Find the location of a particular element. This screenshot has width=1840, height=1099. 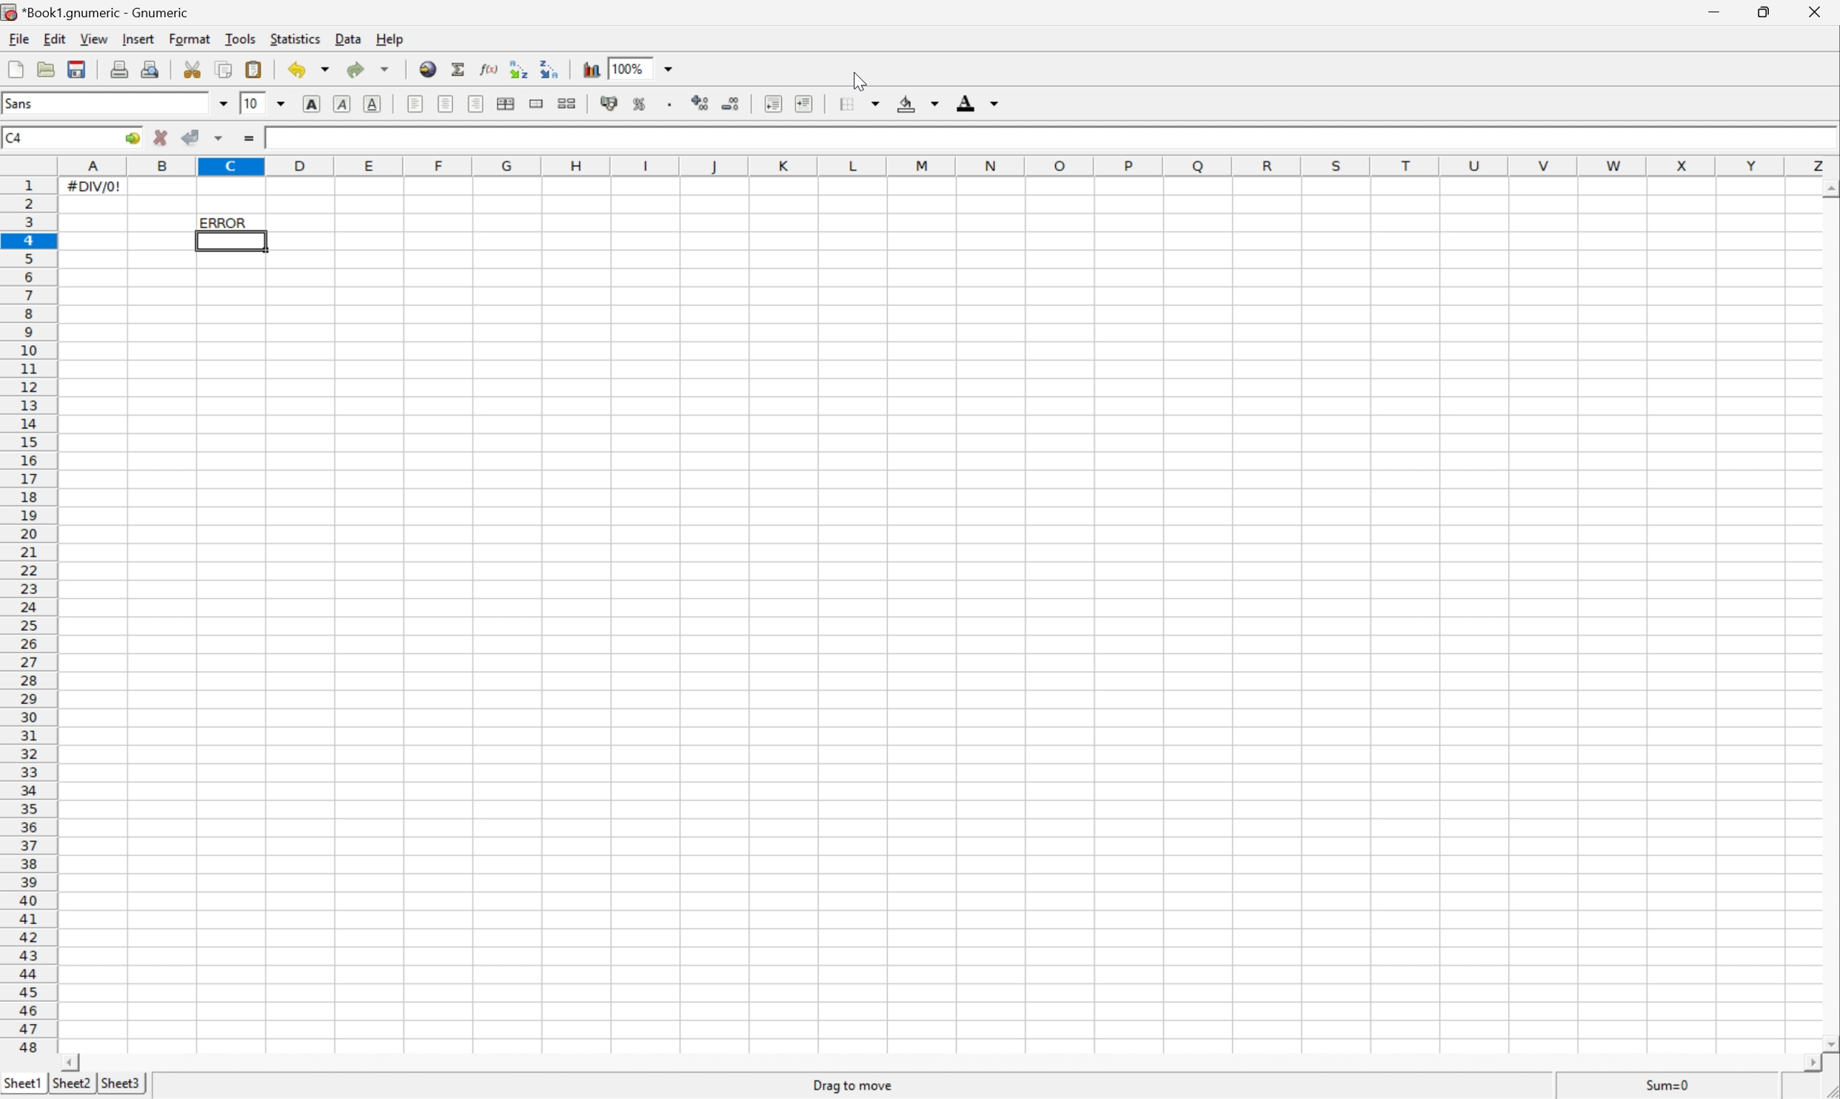

Drop down is located at coordinates (388, 69).